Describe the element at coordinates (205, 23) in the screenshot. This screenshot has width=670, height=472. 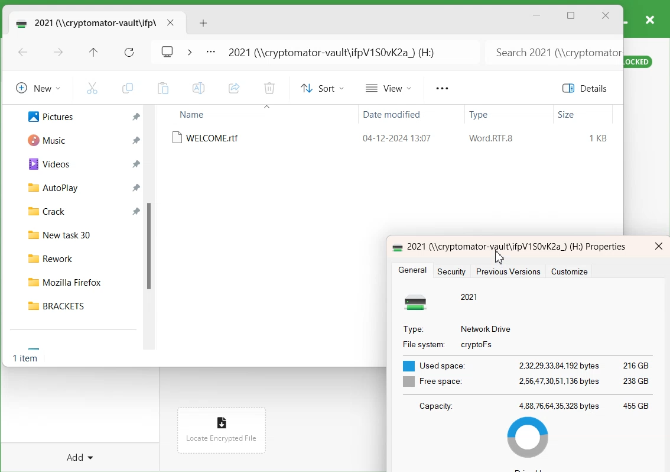
I see `Add new Tab` at that location.